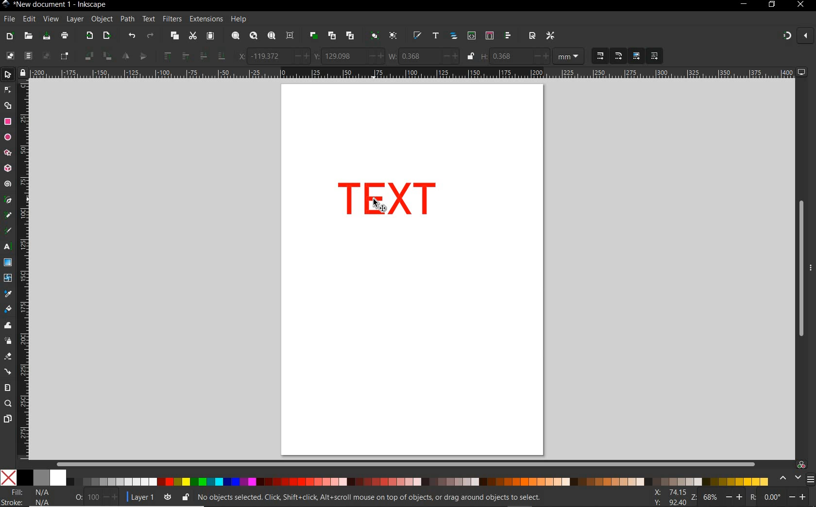  Describe the element at coordinates (88, 36) in the screenshot. I see `IMPORT` at that location.